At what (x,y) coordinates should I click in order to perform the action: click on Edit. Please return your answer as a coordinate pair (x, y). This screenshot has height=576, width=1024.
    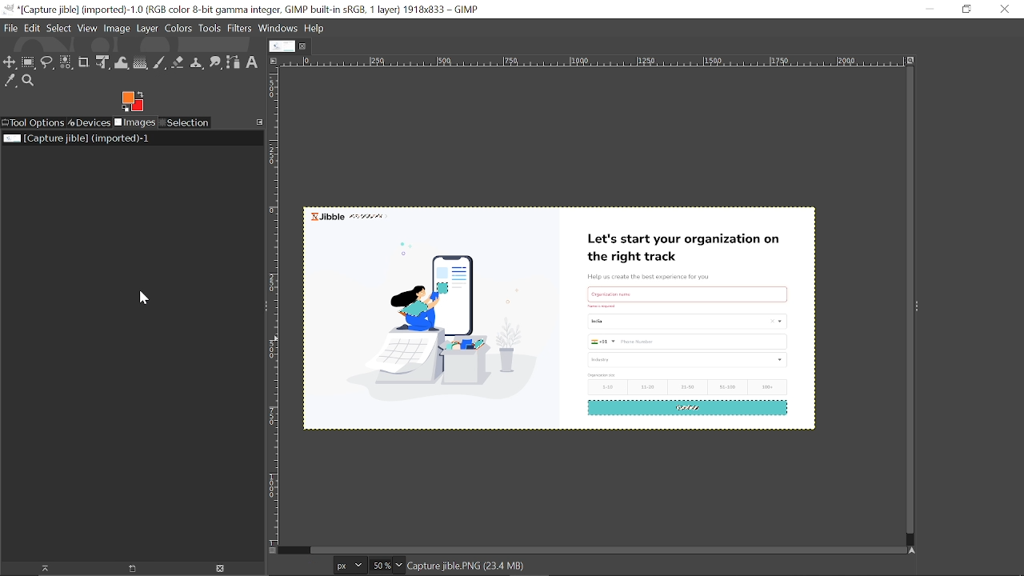
    Looking at the image, I should click on (33, 27).